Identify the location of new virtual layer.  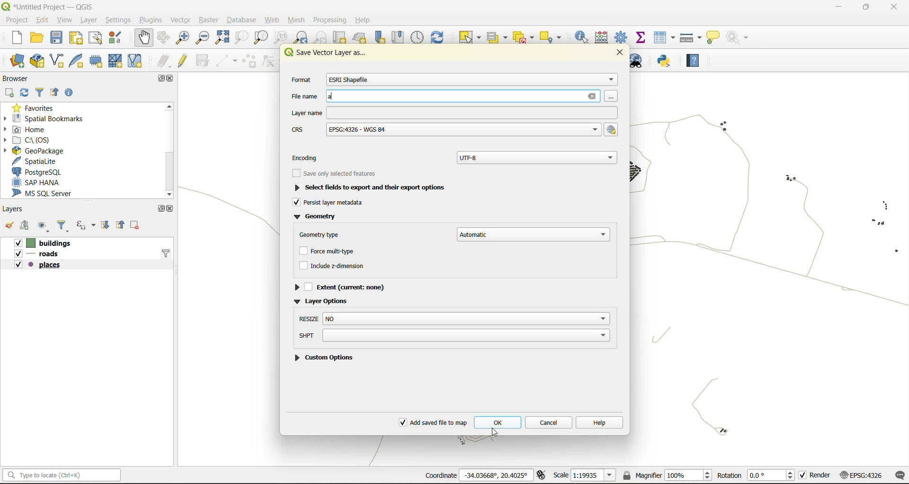
(137, 61).